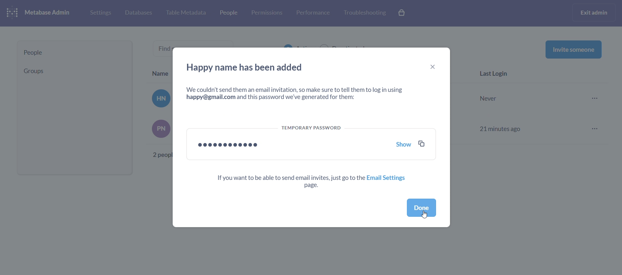 This screenshot has height=275, width=622. What do you see at coordinates (166, 48) in the screenshot?
I see `text` at bounding box center [166, 48].